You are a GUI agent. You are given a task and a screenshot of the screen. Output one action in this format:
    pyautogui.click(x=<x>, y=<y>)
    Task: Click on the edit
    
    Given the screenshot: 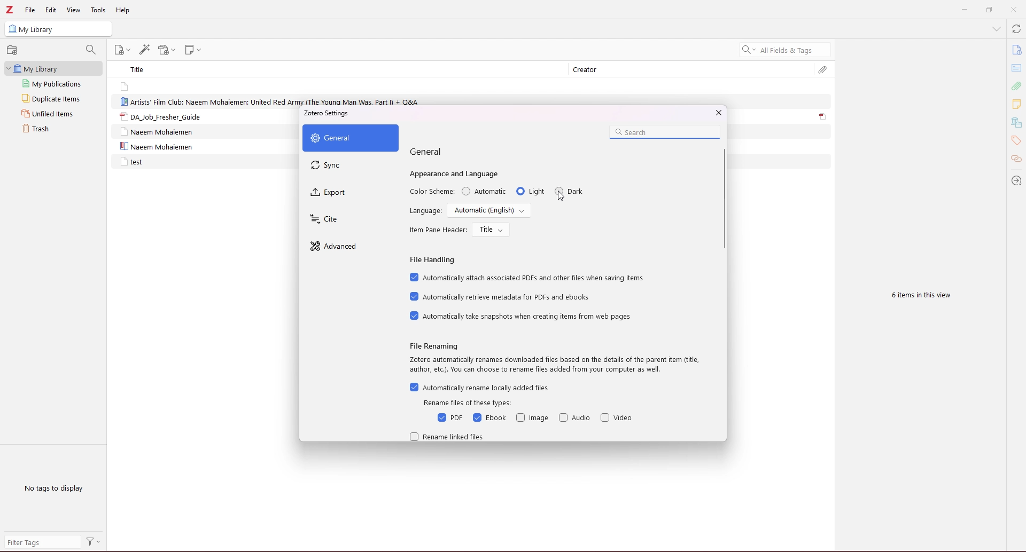 What is the action you would take?
    pyautogui.click(x=51, y=10)
    